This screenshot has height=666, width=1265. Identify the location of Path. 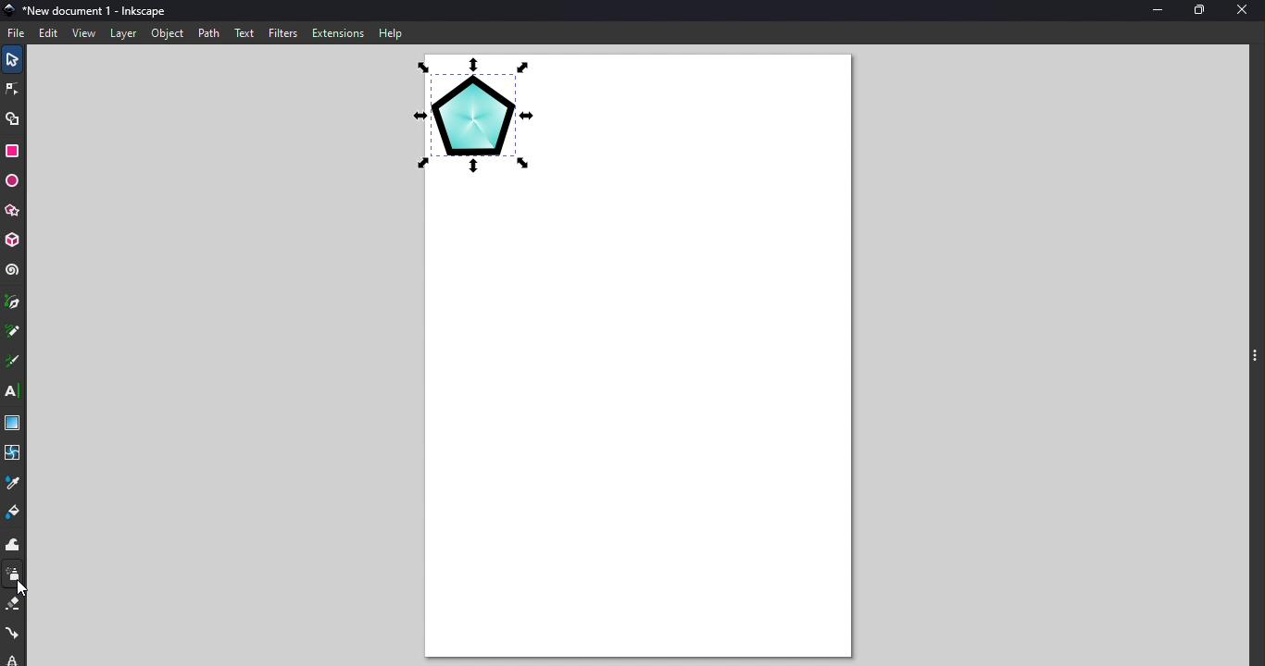
(209, 32).